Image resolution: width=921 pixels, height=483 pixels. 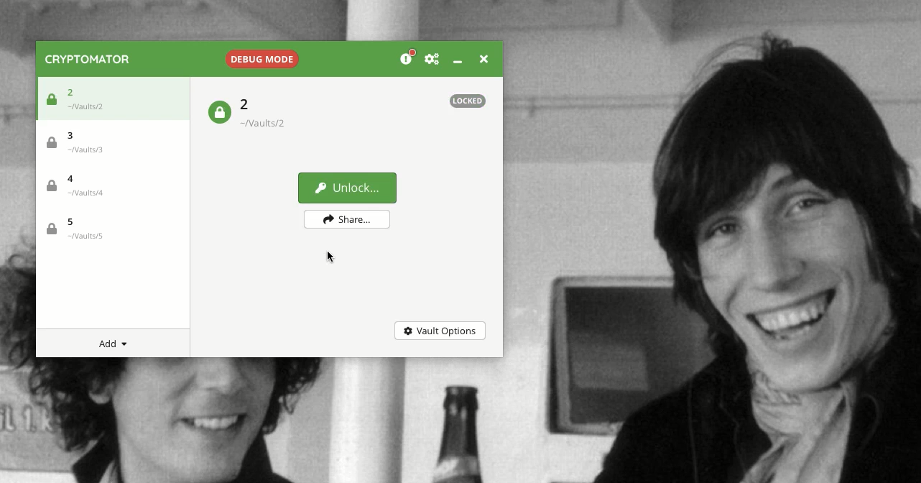 I want to click on Close, so click(x=482, y=57).